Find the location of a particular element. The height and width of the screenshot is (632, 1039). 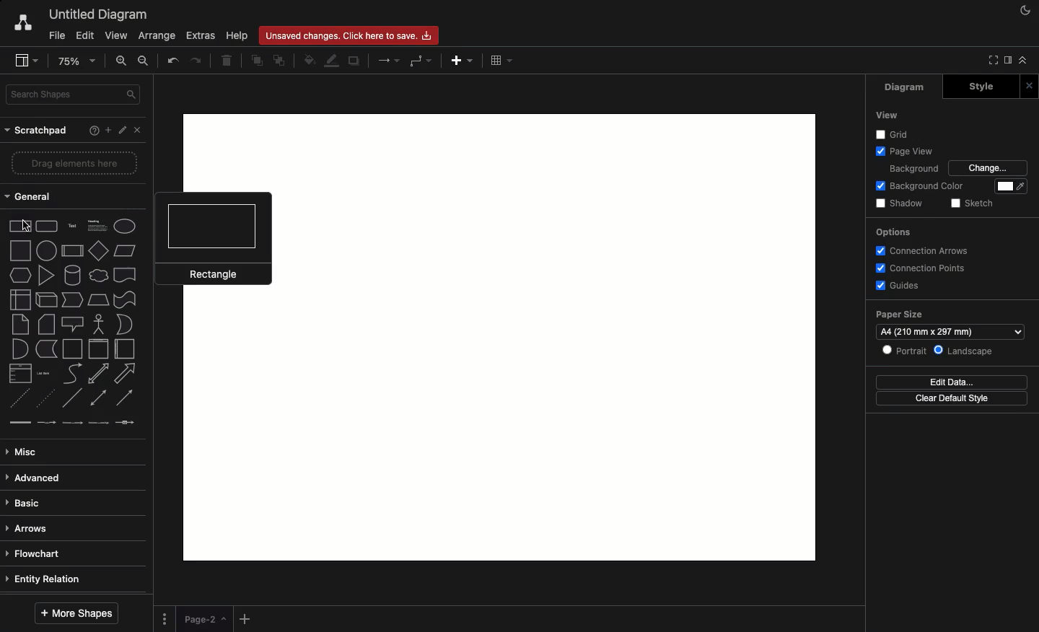

Collapse is located at coordinates (1022, 61).